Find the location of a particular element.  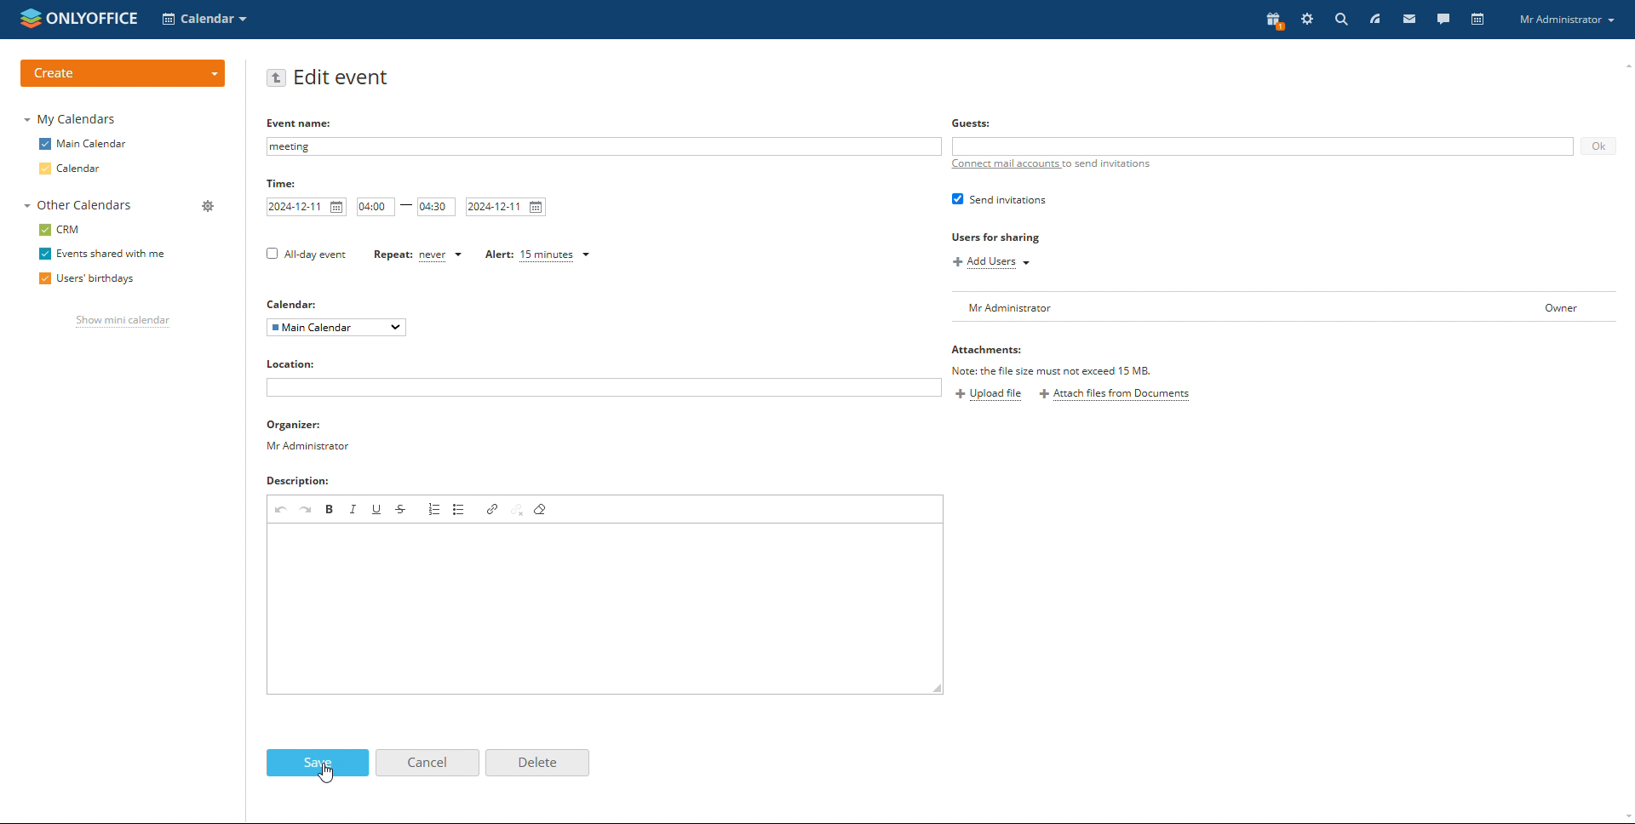

attach files from documents is located at coordinates (1116, 395).